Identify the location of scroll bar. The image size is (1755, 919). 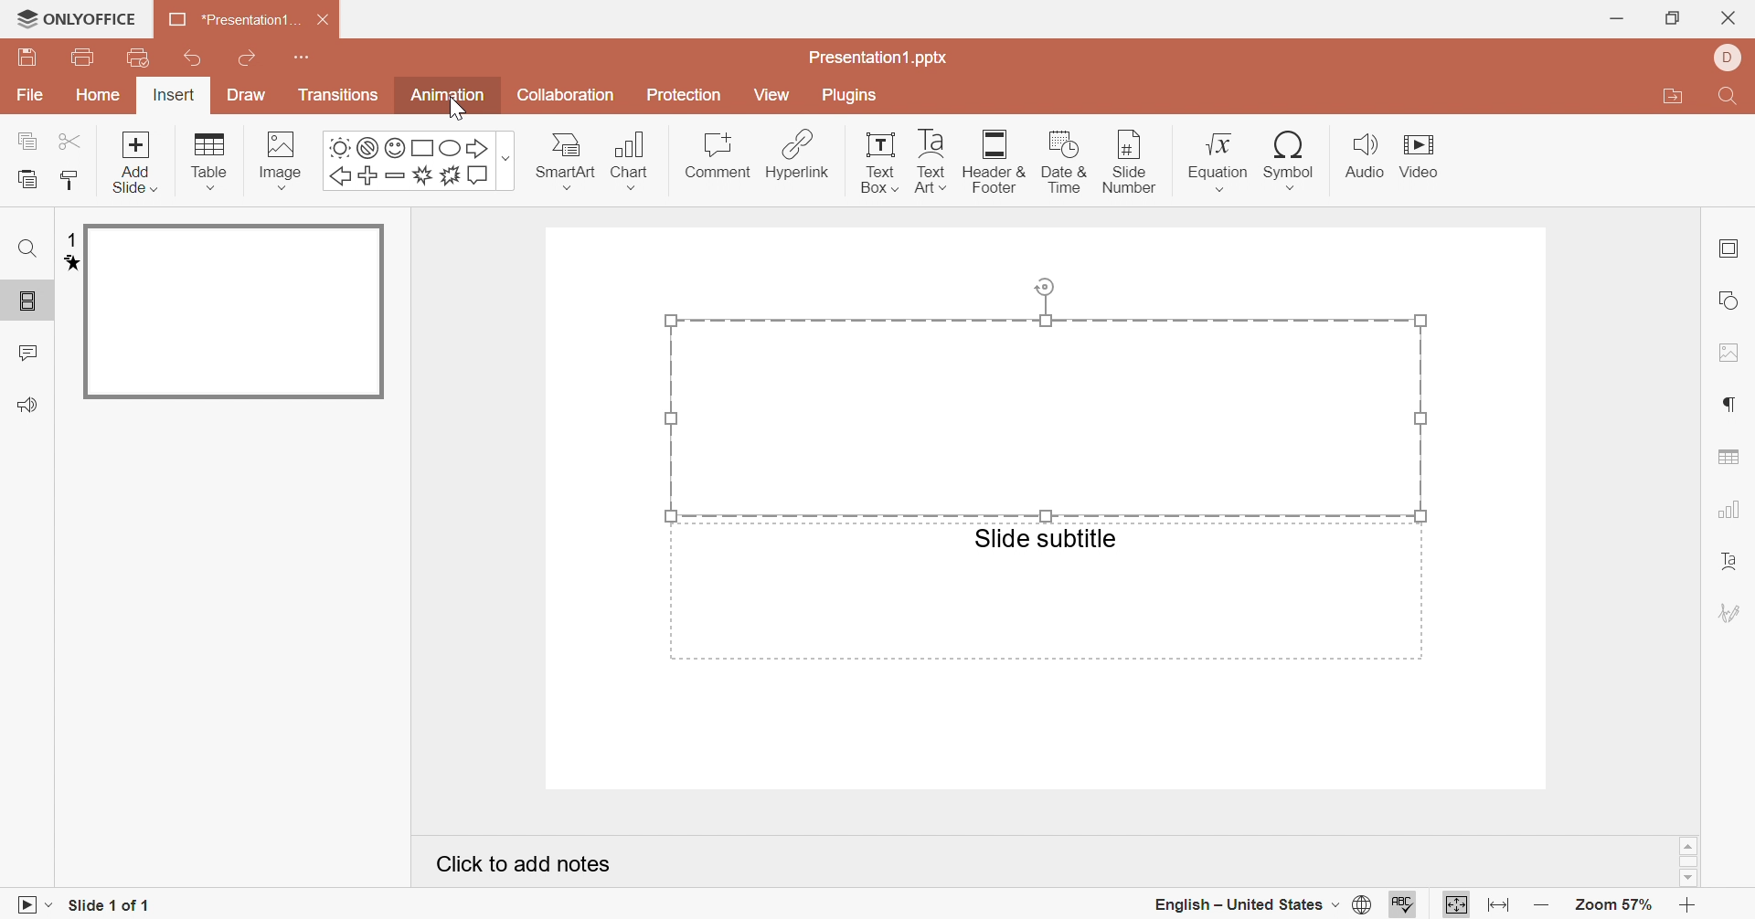
(1689, 863).